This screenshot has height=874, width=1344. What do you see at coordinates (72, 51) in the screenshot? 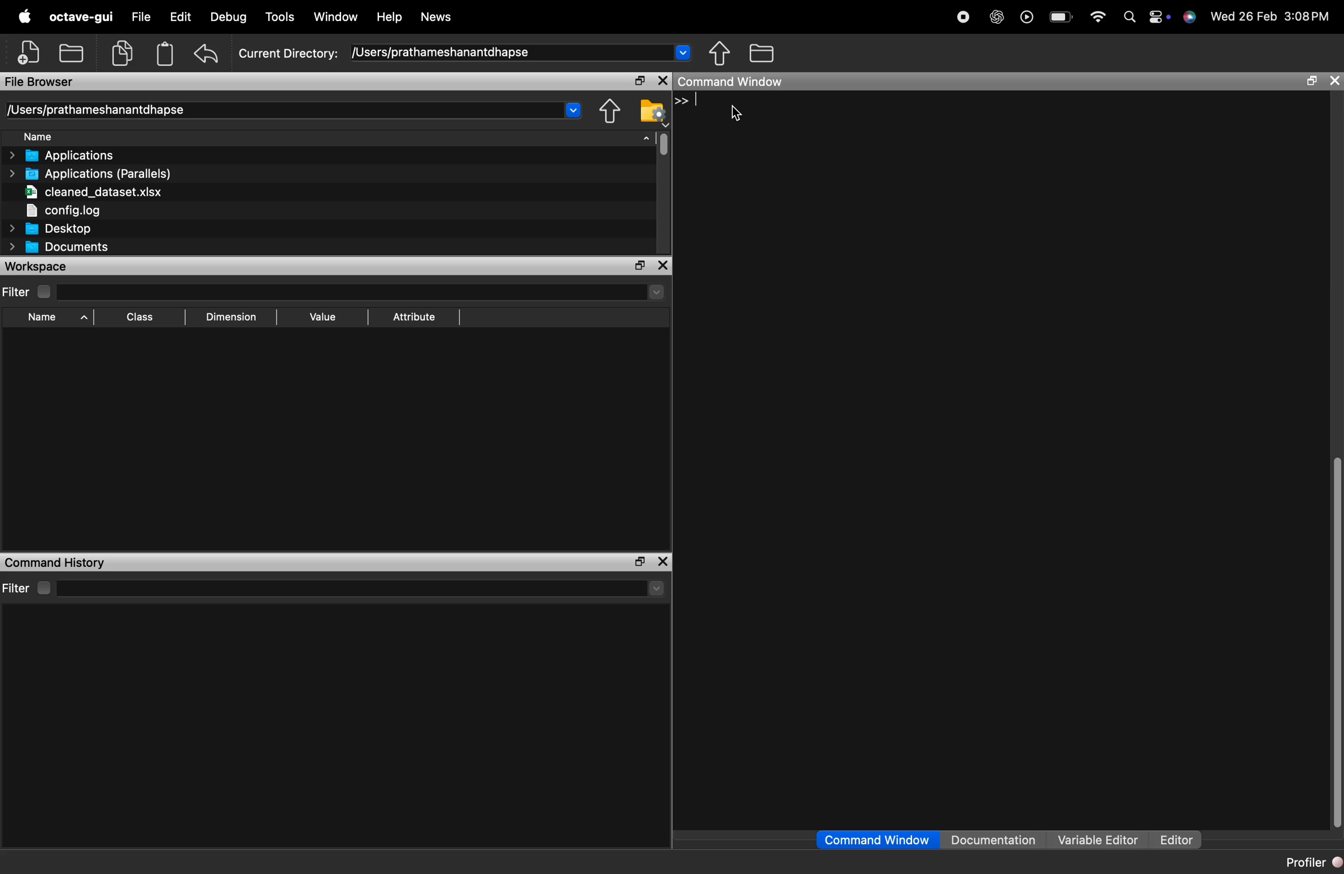
I see `open an existing file in an editor` at bounding box center [72, 51].